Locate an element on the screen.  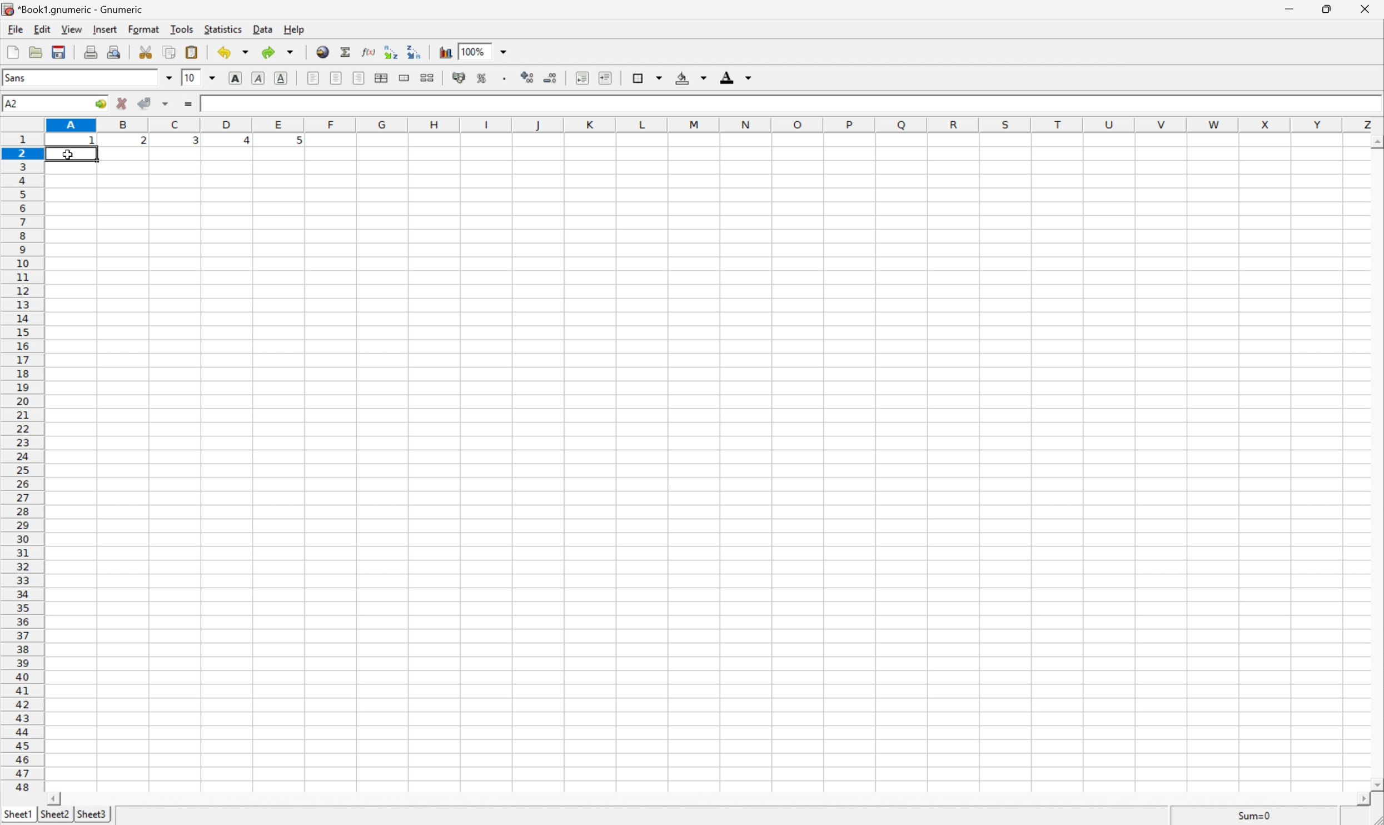
font is located at coordinates (20, 79).